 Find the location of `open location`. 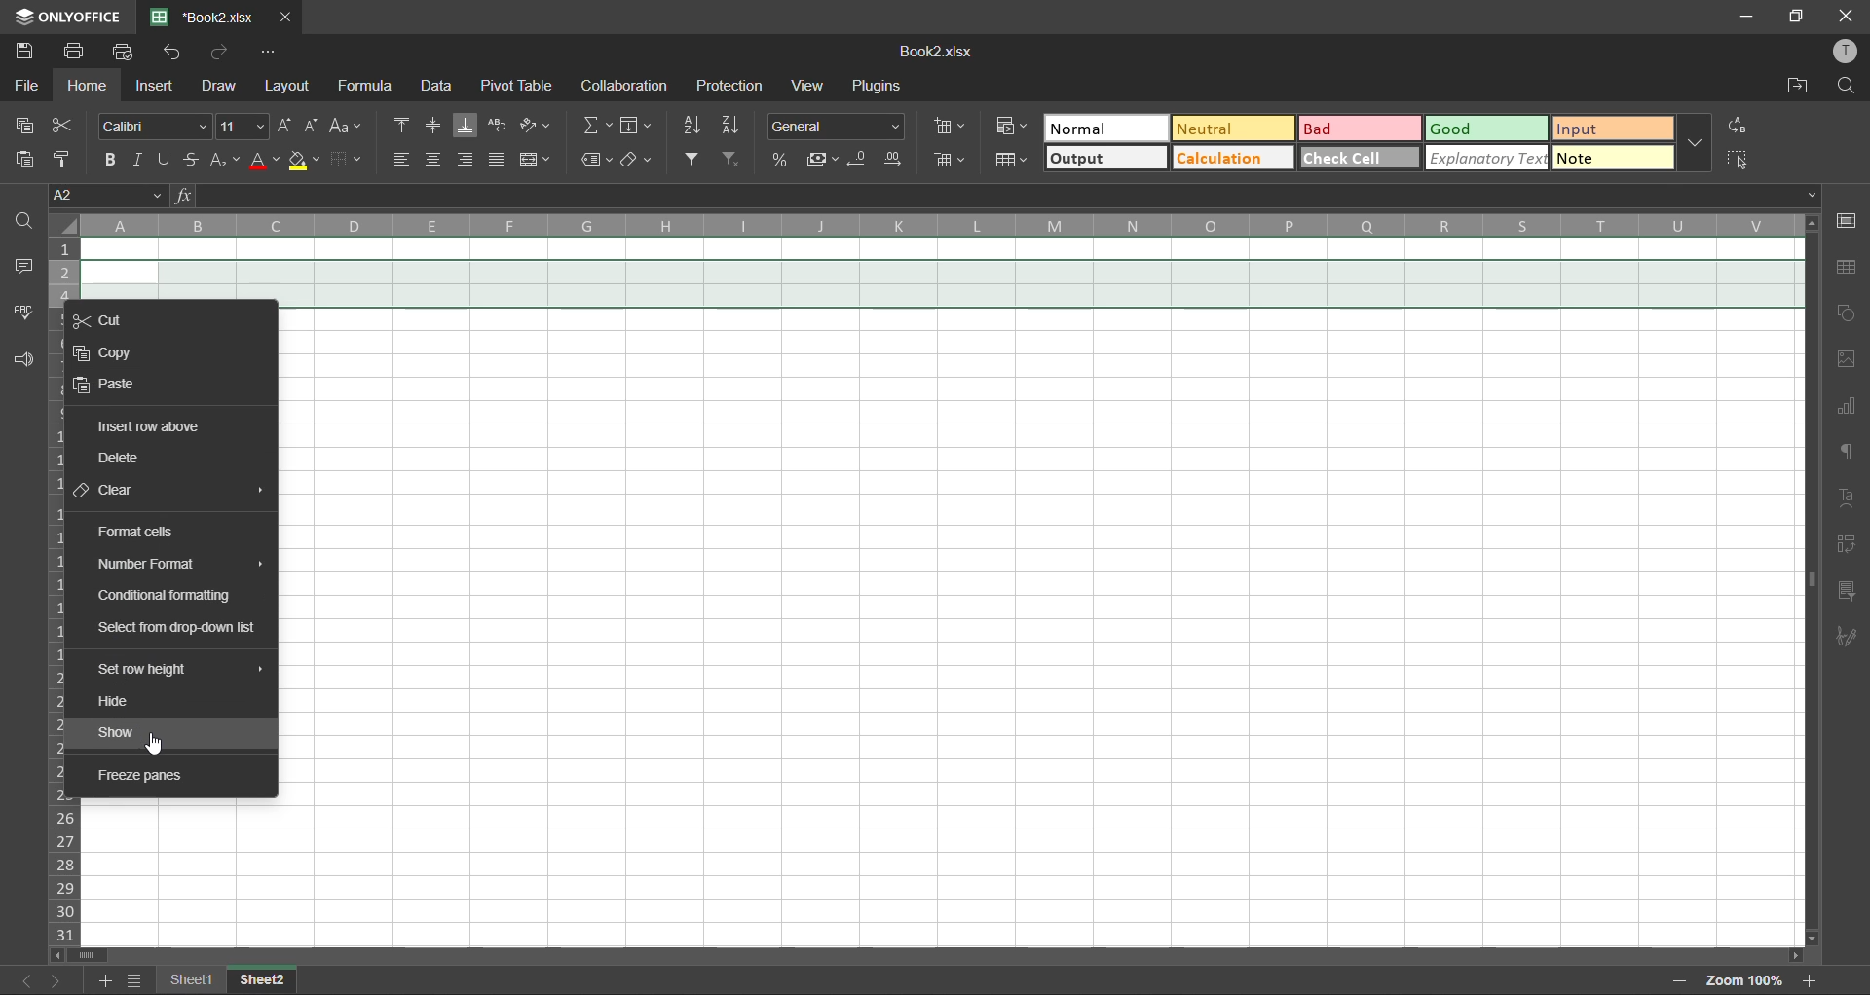

open location is located at coordinates (1796, 86).